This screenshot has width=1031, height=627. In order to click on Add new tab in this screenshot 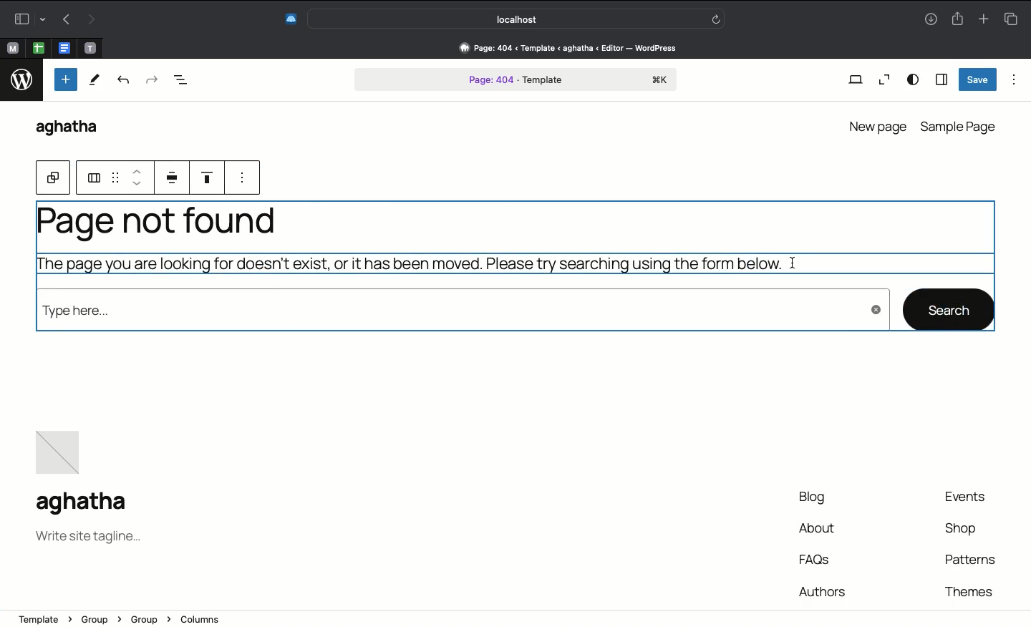, I will do `click(983, 16)`.